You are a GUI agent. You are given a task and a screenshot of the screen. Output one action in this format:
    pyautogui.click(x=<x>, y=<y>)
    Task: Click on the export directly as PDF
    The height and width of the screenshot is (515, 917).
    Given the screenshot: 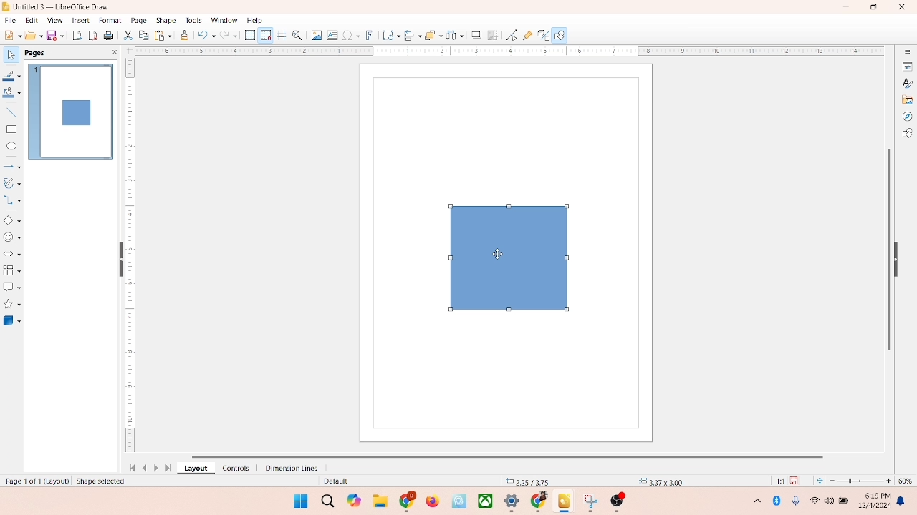 What is the action you would take?
    pyautogui.click(x=94, y=35)
    